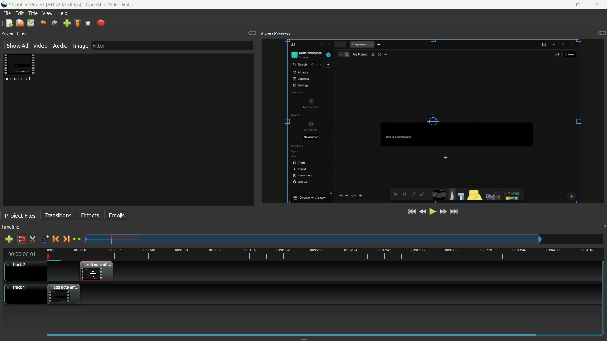 Image resolution: width=607 pixels, height=341 pixels. I want to click on edit menu, so click(20, 13).